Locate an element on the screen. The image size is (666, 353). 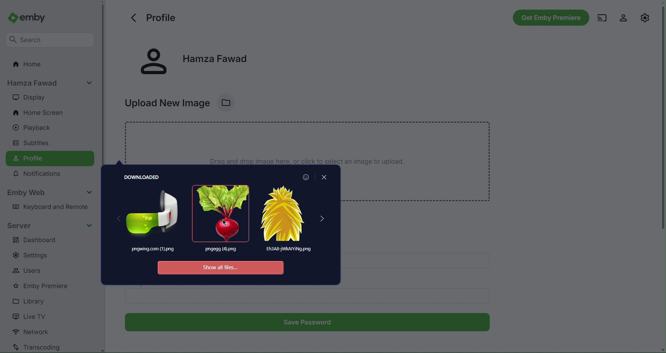
Home is located at coordinates (29, 66).